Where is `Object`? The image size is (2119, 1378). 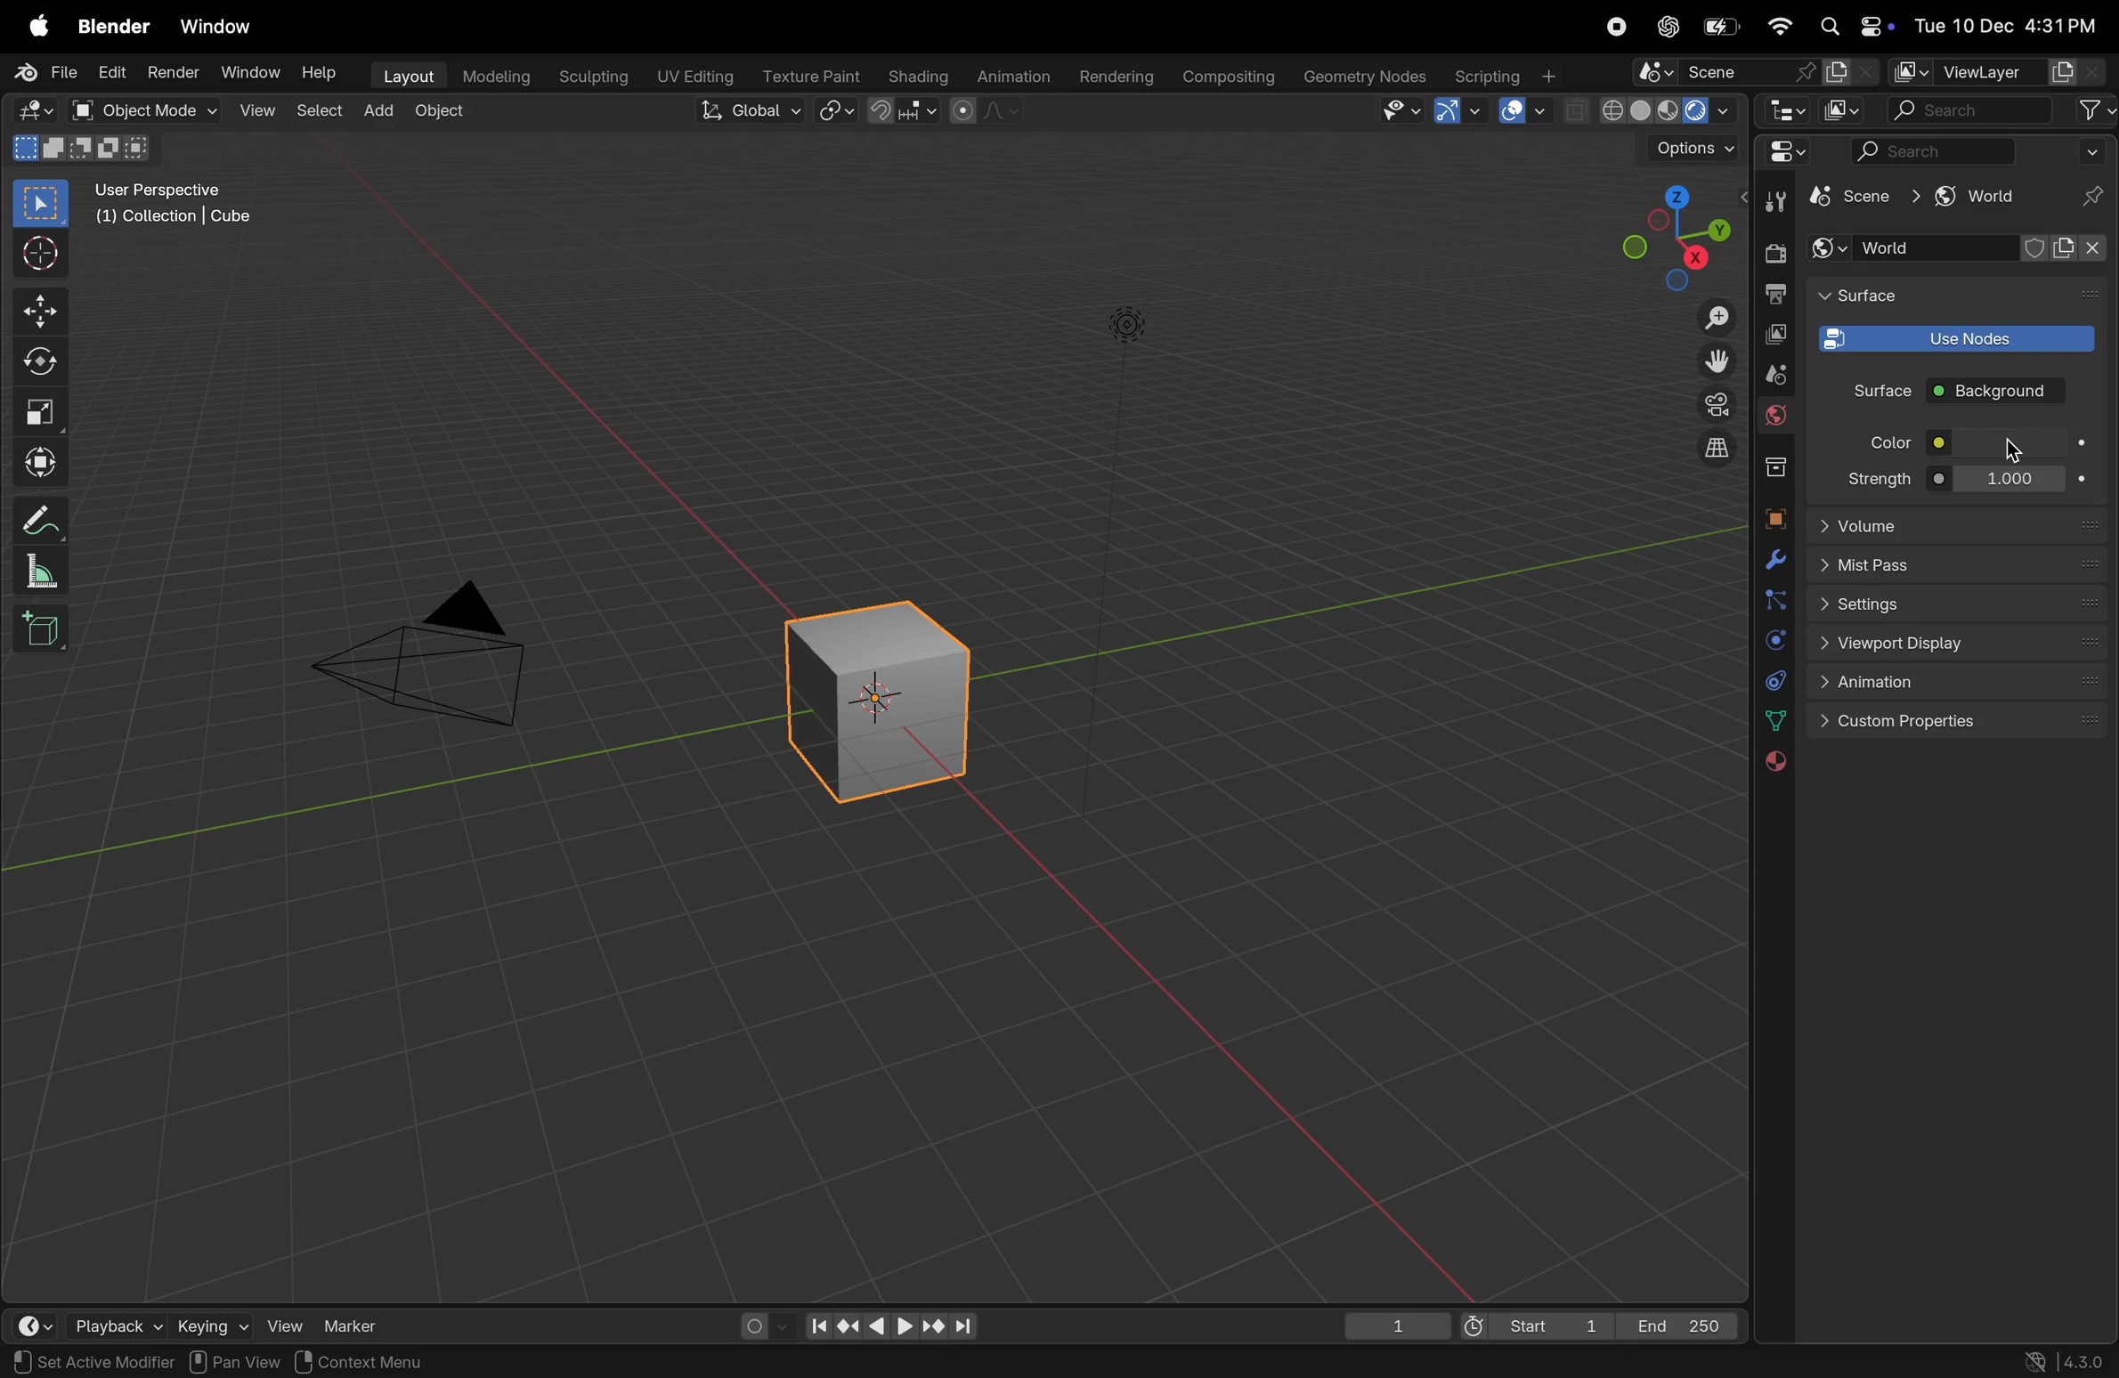 Object is located at coordinates (442, 112).